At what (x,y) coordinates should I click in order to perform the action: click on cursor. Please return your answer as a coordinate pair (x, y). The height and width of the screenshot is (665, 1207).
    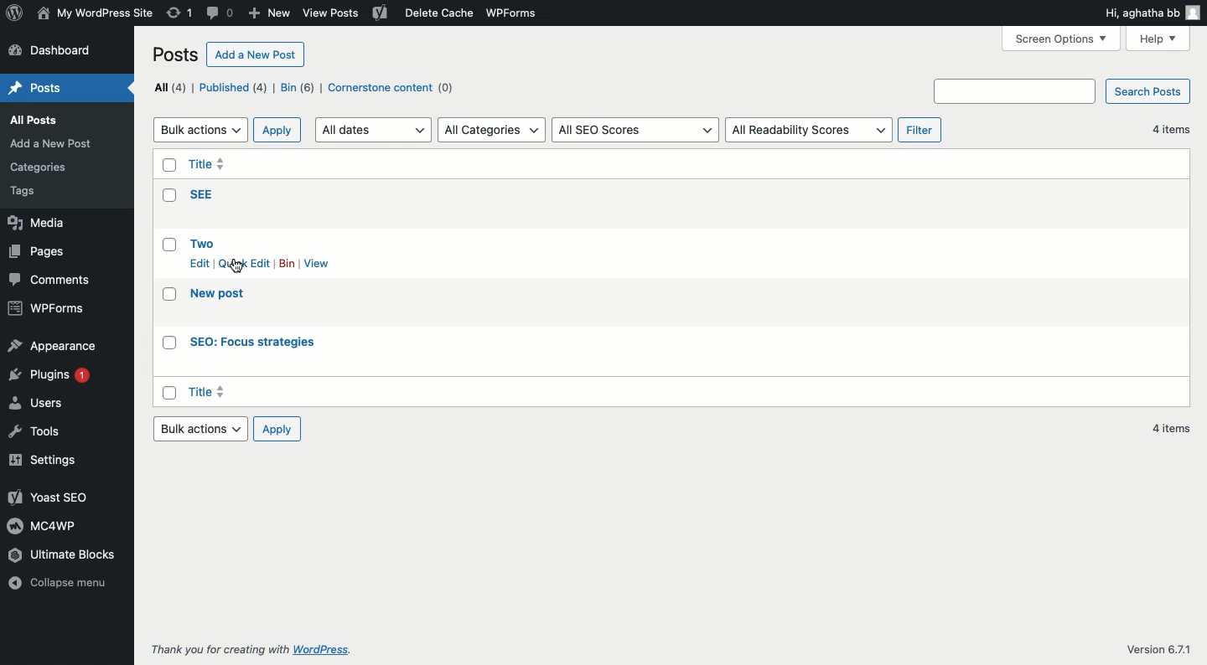
    Looking at the image, I should click on (237, 267).